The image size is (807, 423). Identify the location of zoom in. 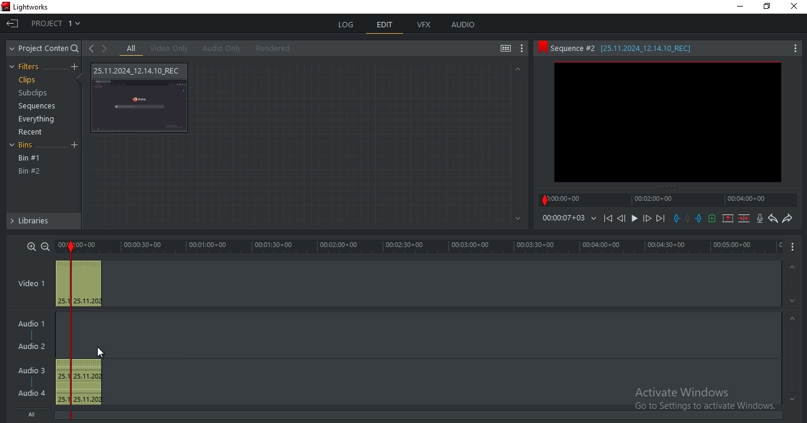
(32, 246).